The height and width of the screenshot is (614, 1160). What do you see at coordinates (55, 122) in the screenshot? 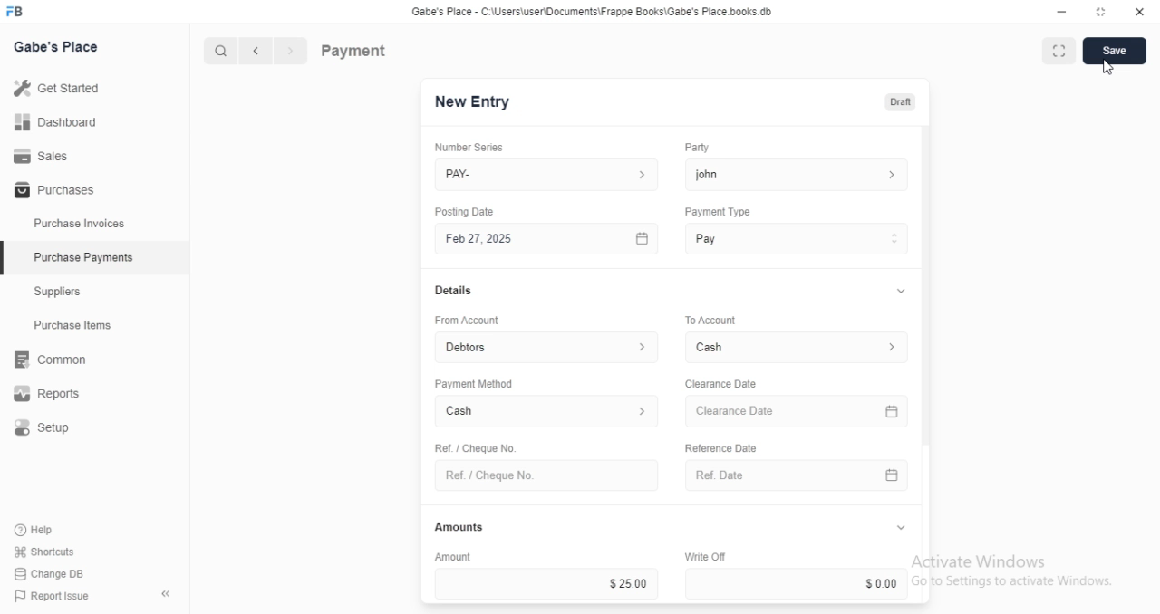
I see `Dashboard` at bounding box center [55, 122].